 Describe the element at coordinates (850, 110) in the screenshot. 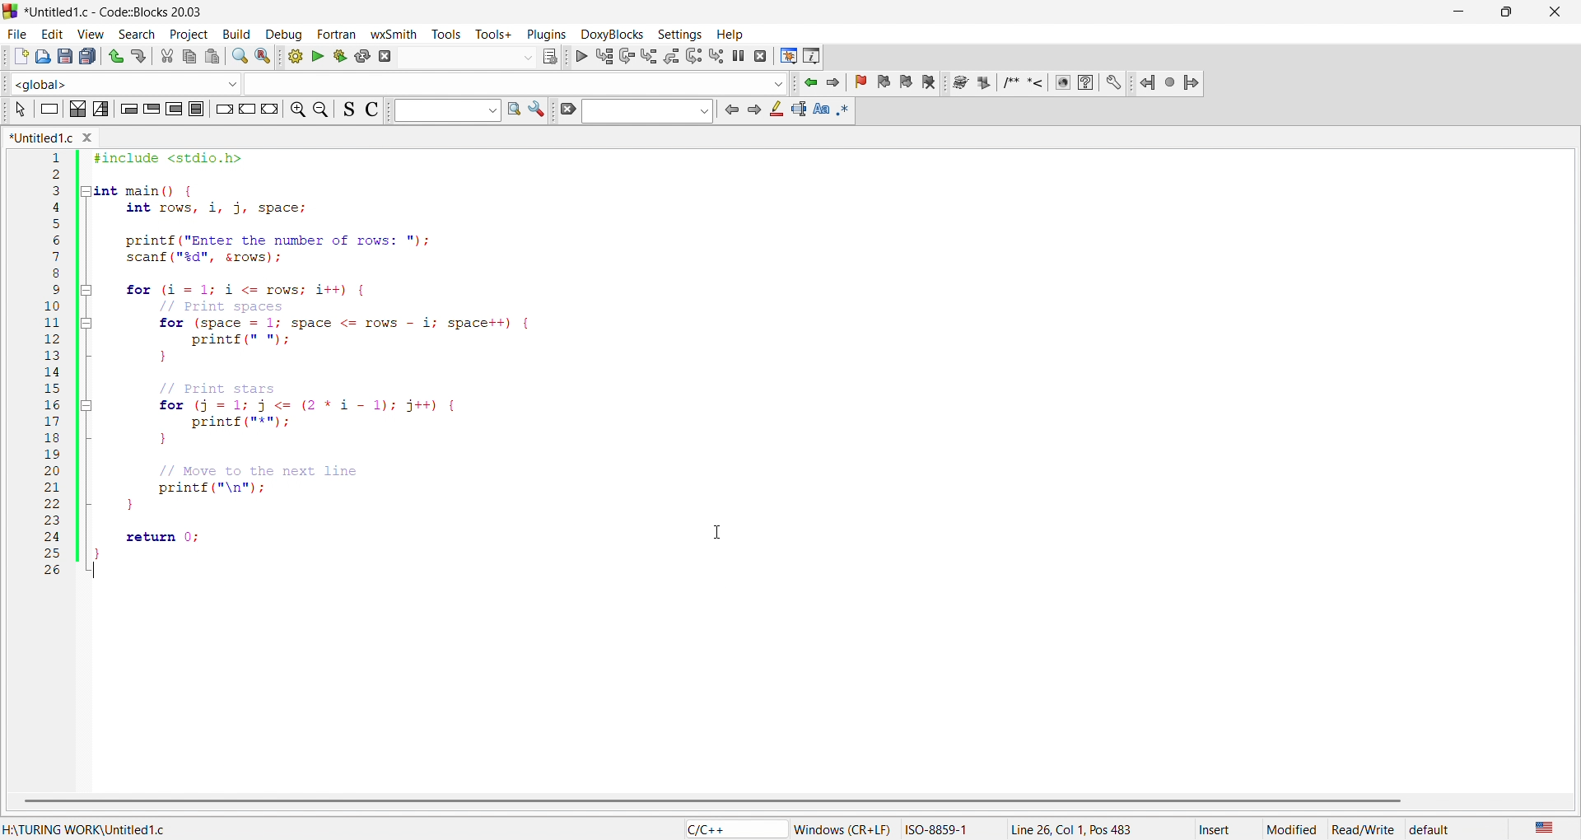

I see `icon` at that location.